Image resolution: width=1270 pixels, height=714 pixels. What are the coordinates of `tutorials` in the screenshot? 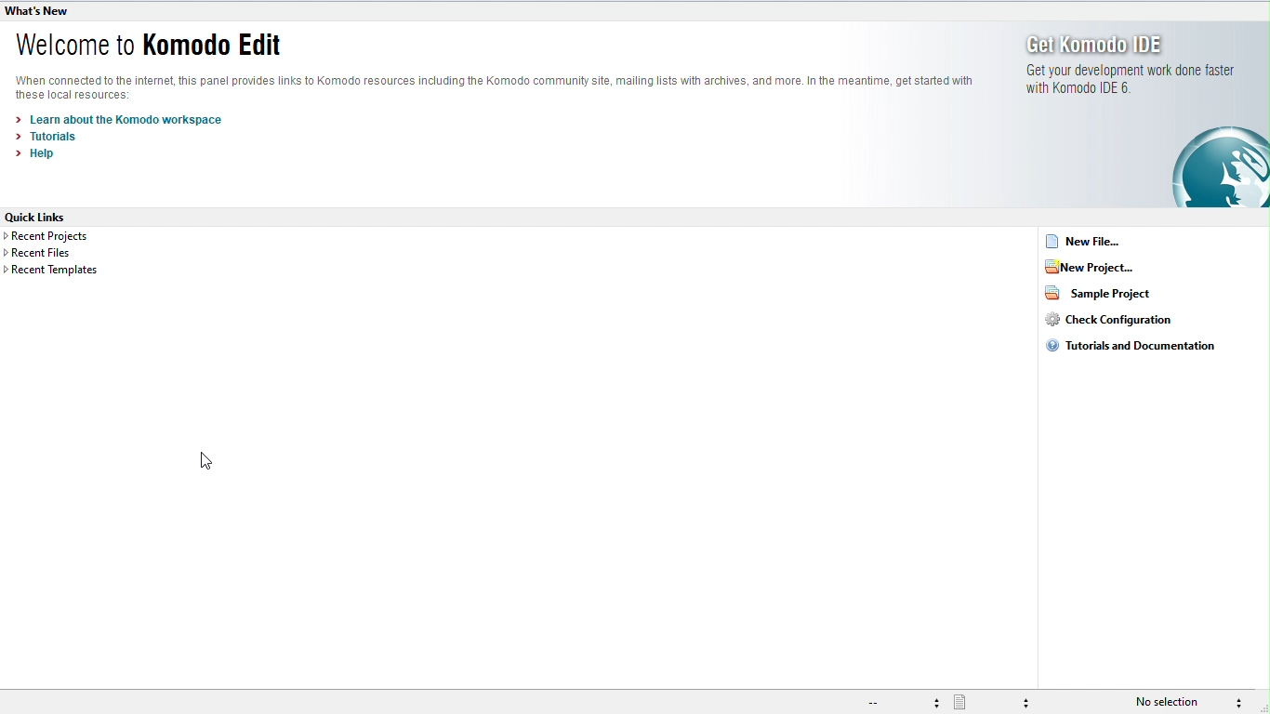 It's located at (53, 138).